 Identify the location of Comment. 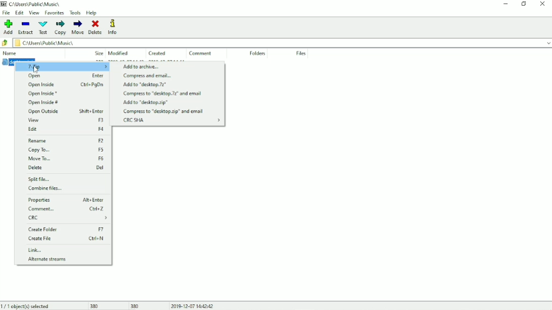
(66, 209).